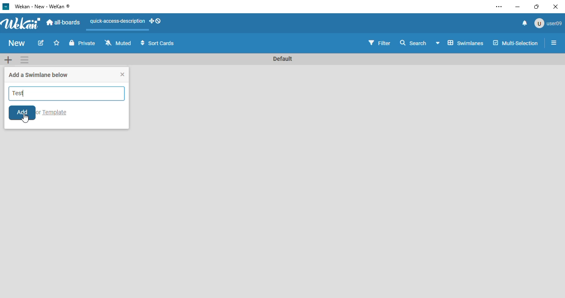  I want to click on or, so click(39, 113).